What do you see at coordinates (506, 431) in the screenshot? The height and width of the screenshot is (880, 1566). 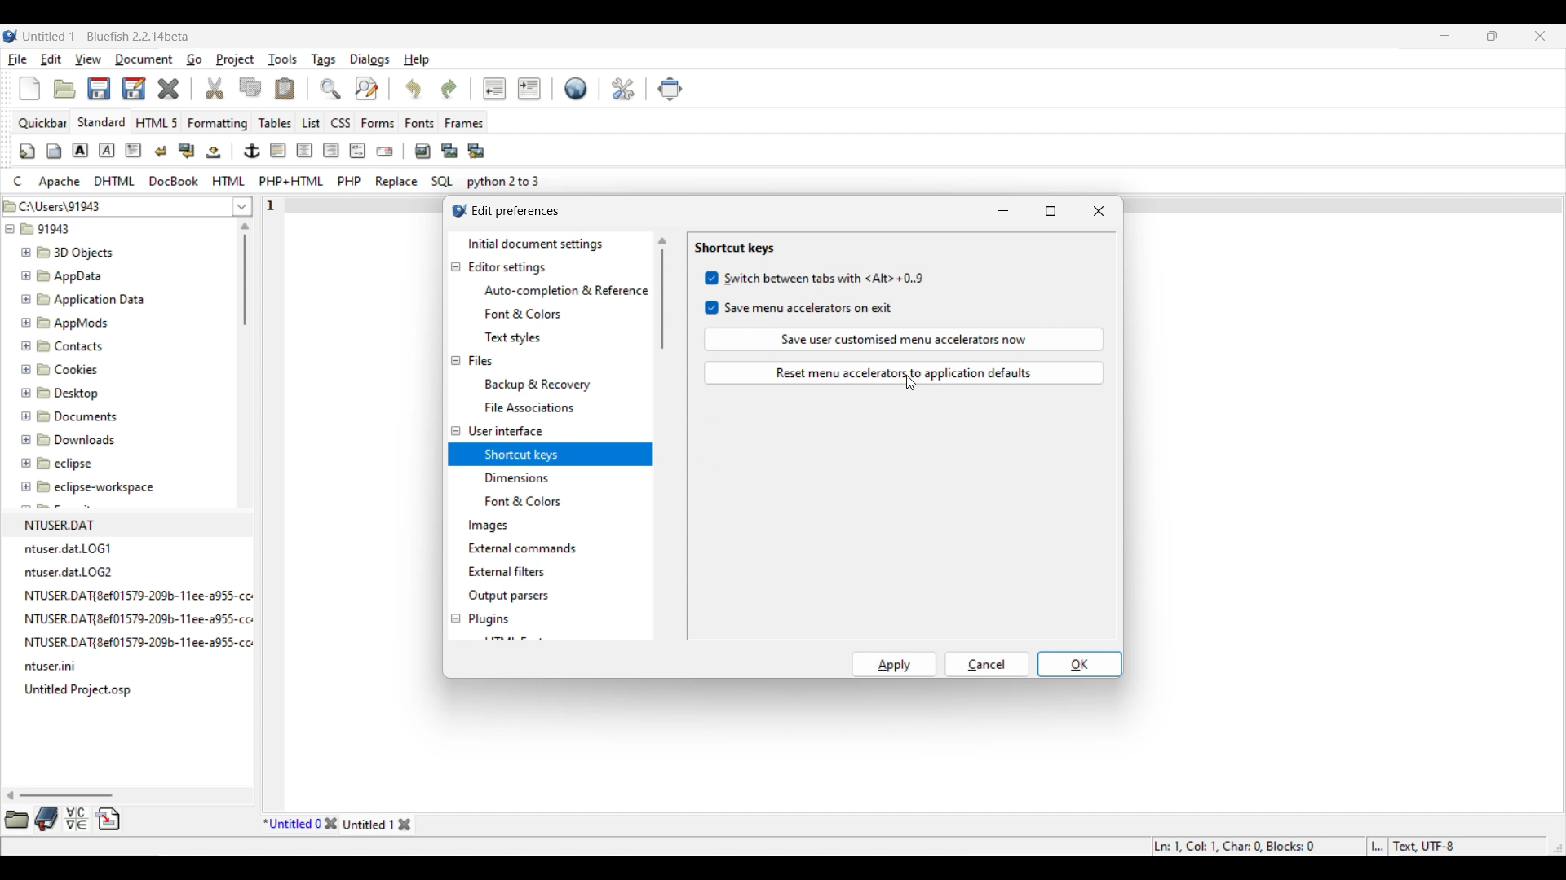 I see `User interface setting` at bounding box center [506, 431].